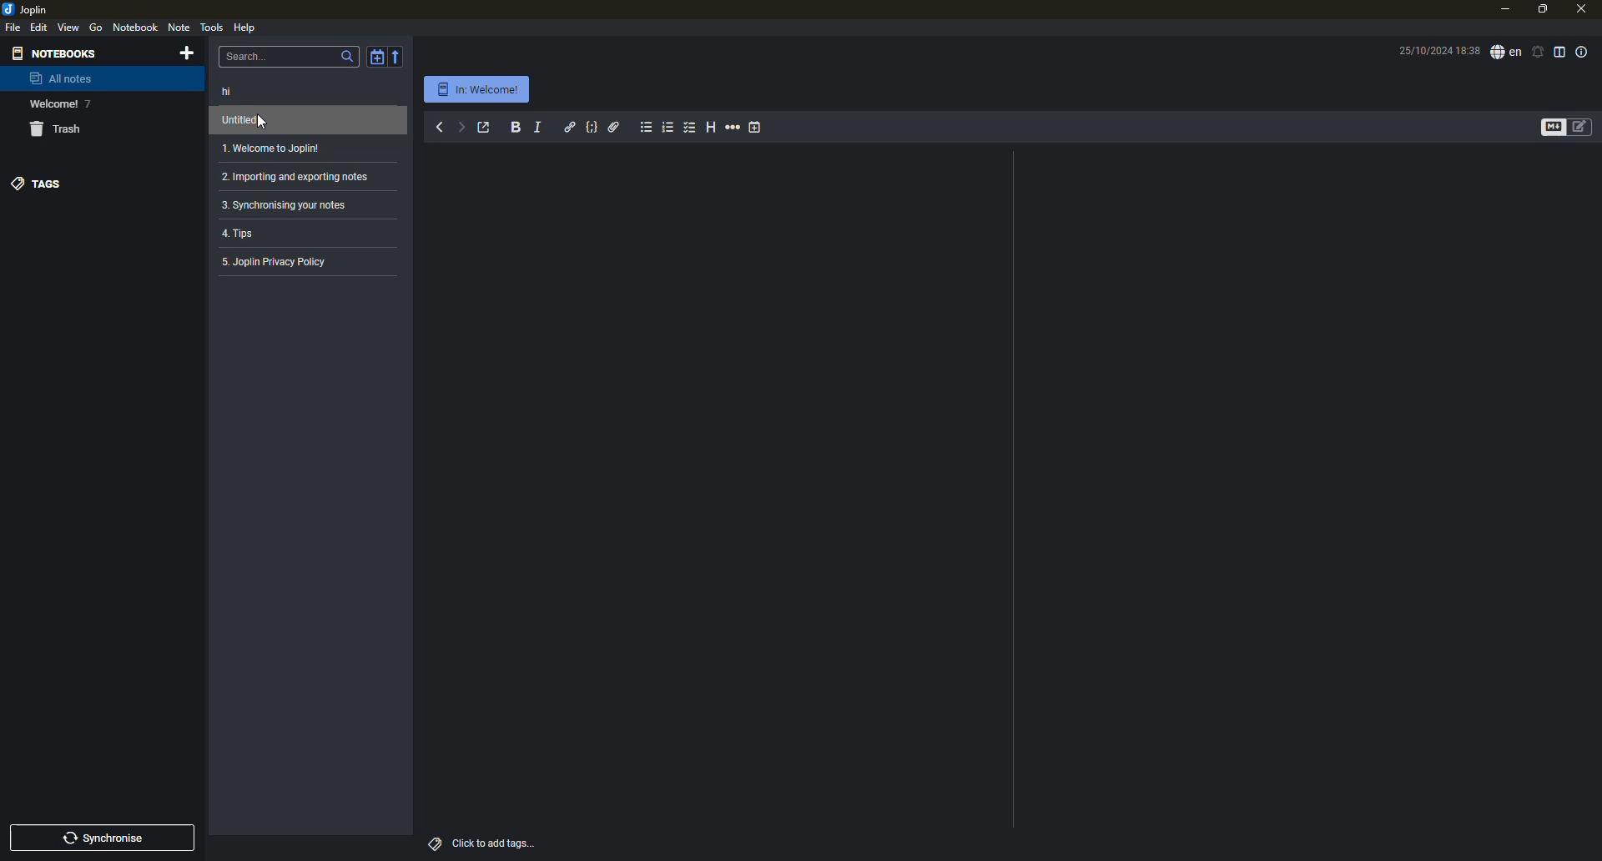  Describe the element at coordinates (484, 127) in the screenshot. I see `toggle external editing` at that location.